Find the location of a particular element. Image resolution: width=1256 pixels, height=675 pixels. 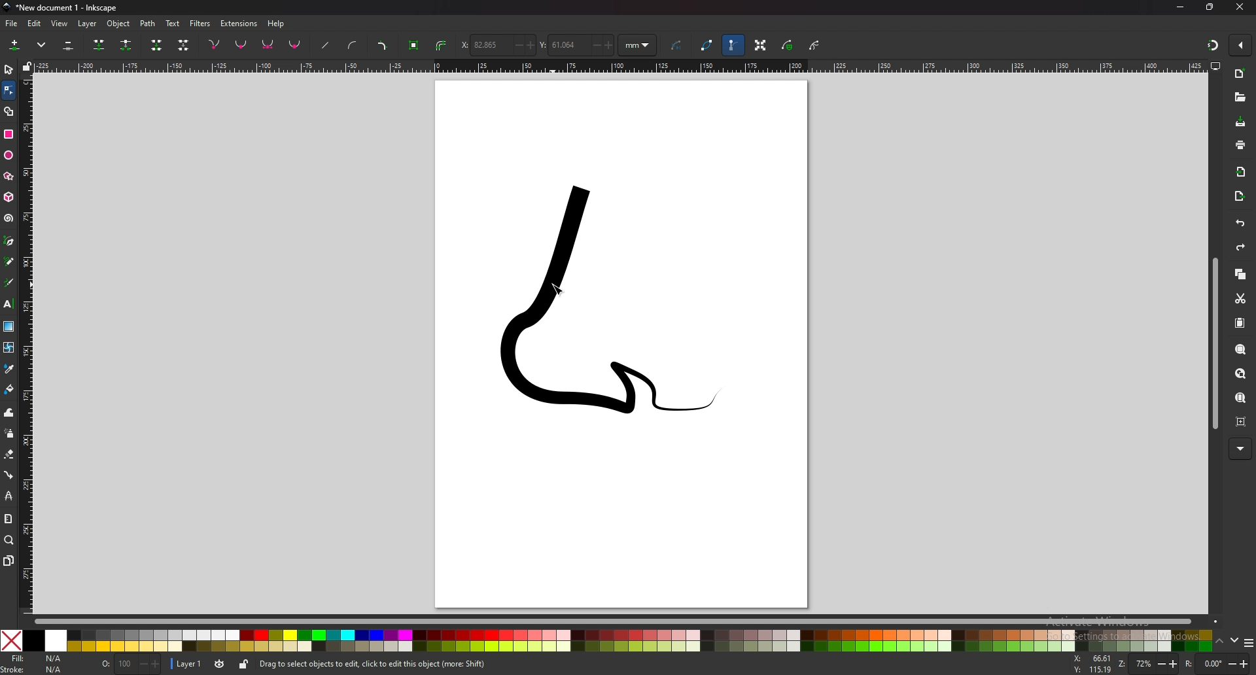

break path at selected nodes is located at coordinates (126, 46).